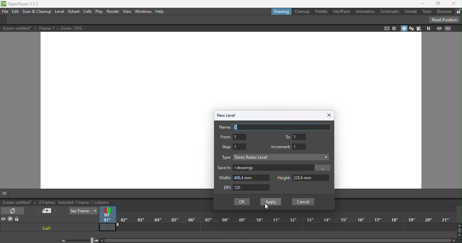  I want to click on Level, so click(59, 12).